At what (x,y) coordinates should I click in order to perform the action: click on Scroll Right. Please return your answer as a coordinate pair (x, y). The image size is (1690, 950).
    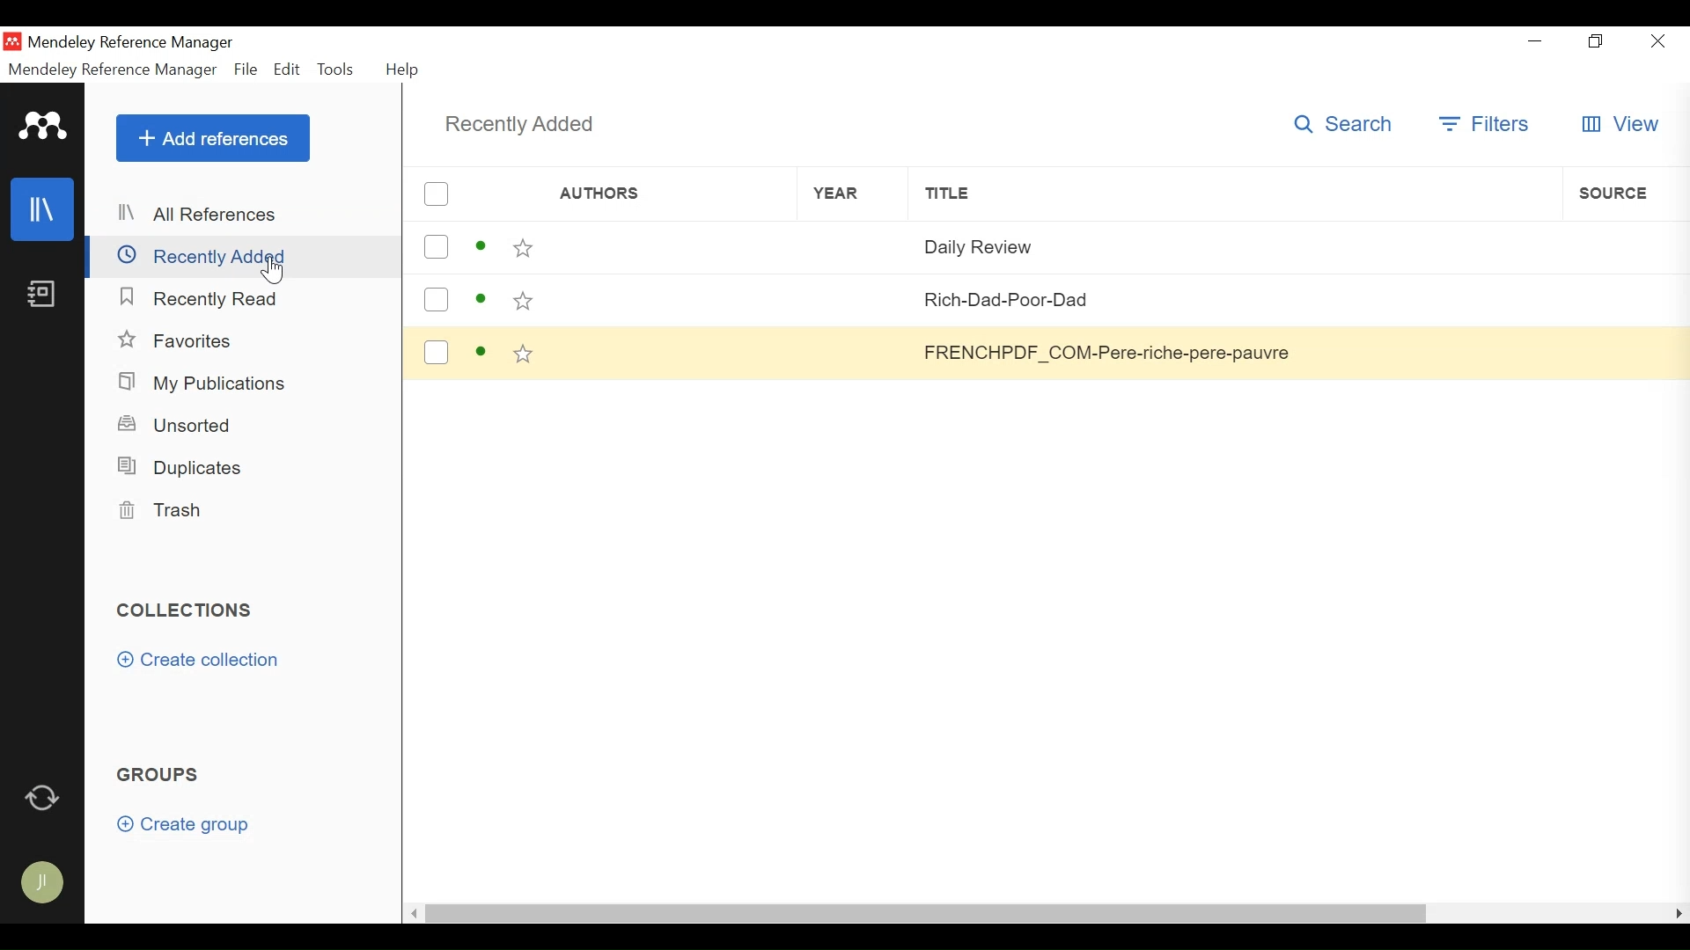
    Looking at the image, I should click on (1679, 915).